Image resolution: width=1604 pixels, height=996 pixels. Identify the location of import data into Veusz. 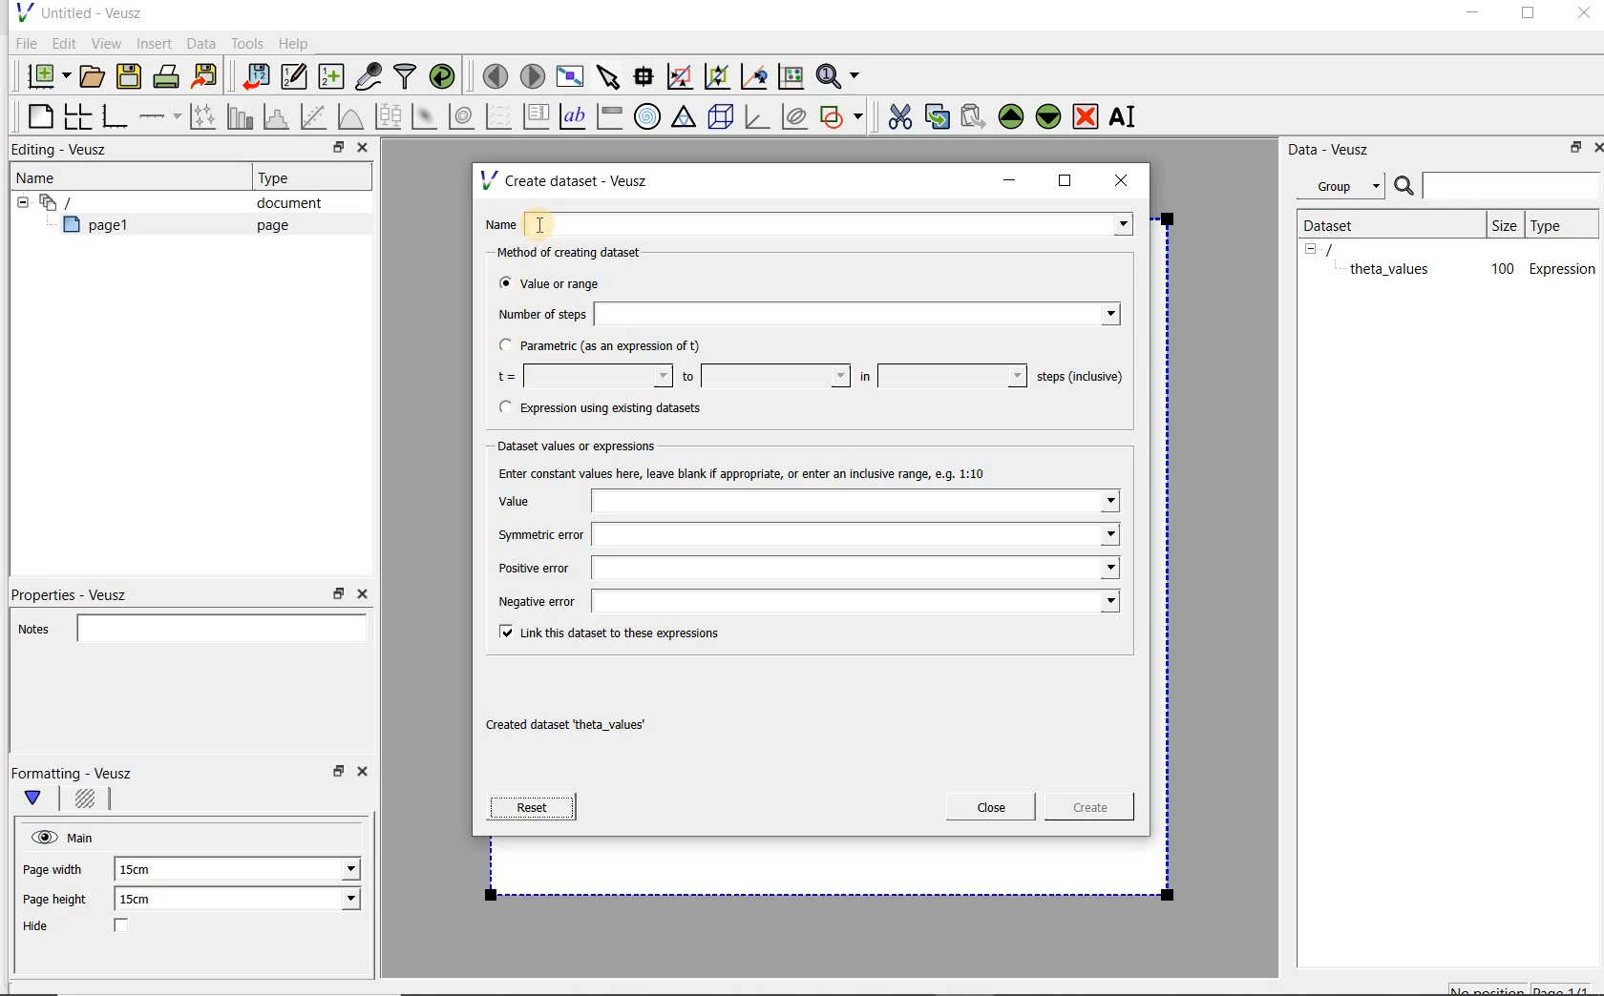
(254, 77).